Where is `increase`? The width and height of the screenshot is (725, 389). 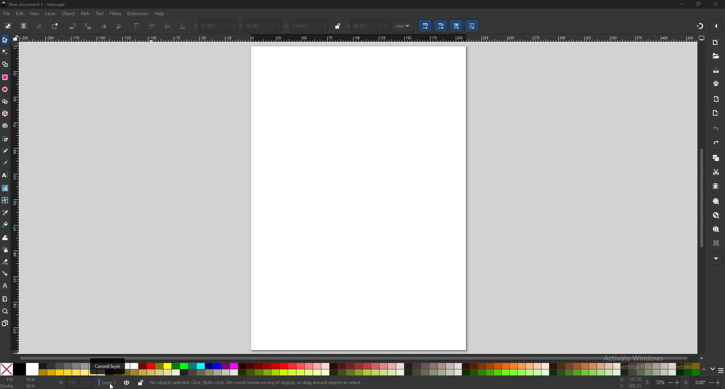 increase is located at coordinates (326, 26).